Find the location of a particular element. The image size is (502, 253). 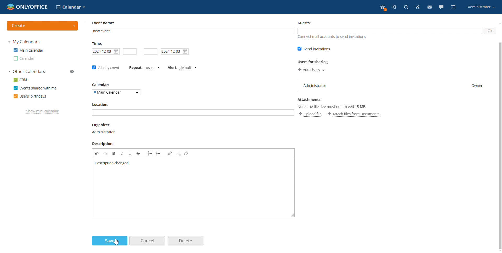

start date is located at coordinates (130, 52).